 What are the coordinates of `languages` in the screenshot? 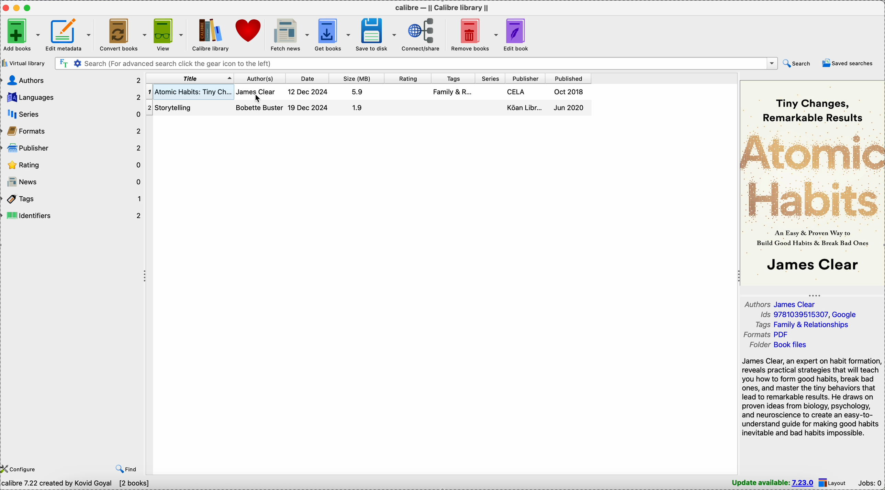 It's located at (71, 98).